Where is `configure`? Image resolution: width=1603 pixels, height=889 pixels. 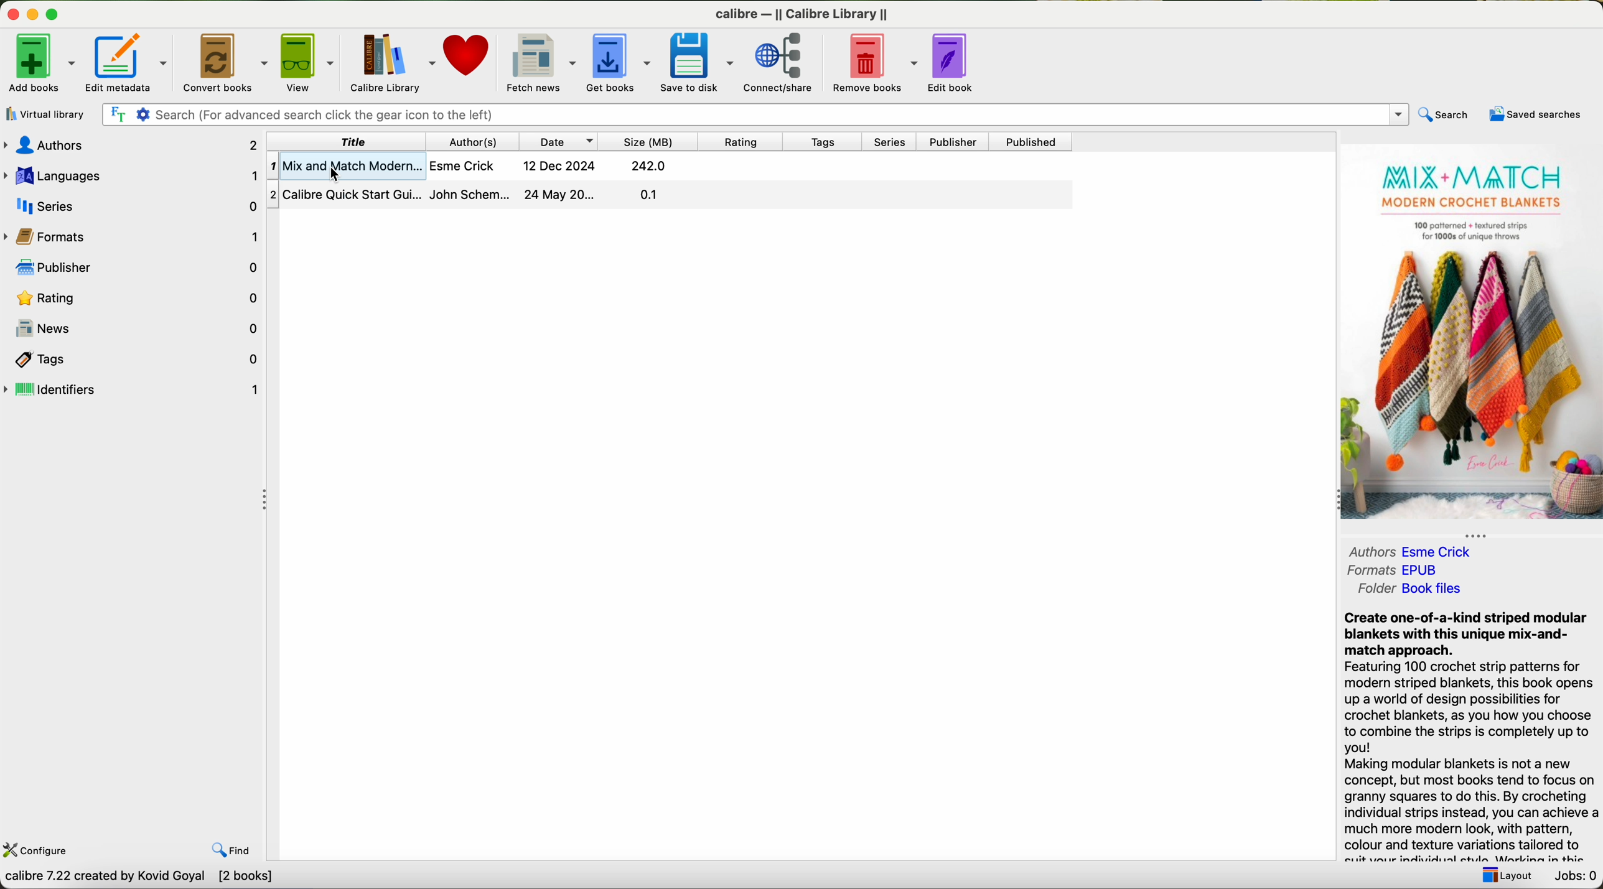
configure is located at coordinates (36, 851).